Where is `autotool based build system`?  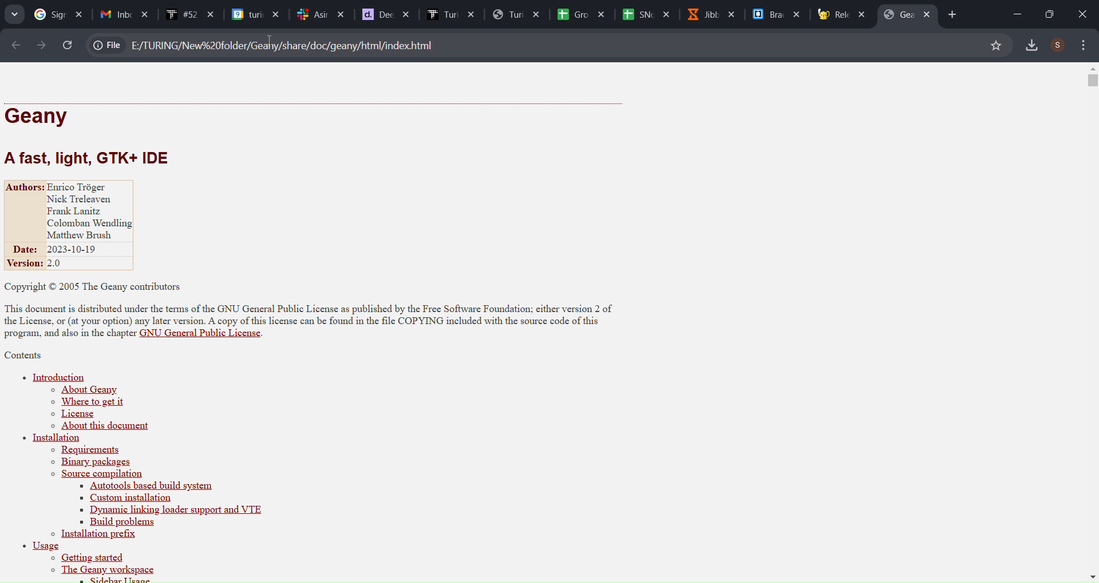
autotool based build system is located at coordinates (185, 486).